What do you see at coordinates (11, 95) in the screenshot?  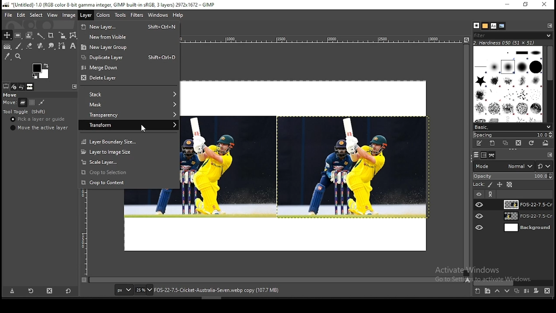 I see `move` at bounding box center [11, 95].